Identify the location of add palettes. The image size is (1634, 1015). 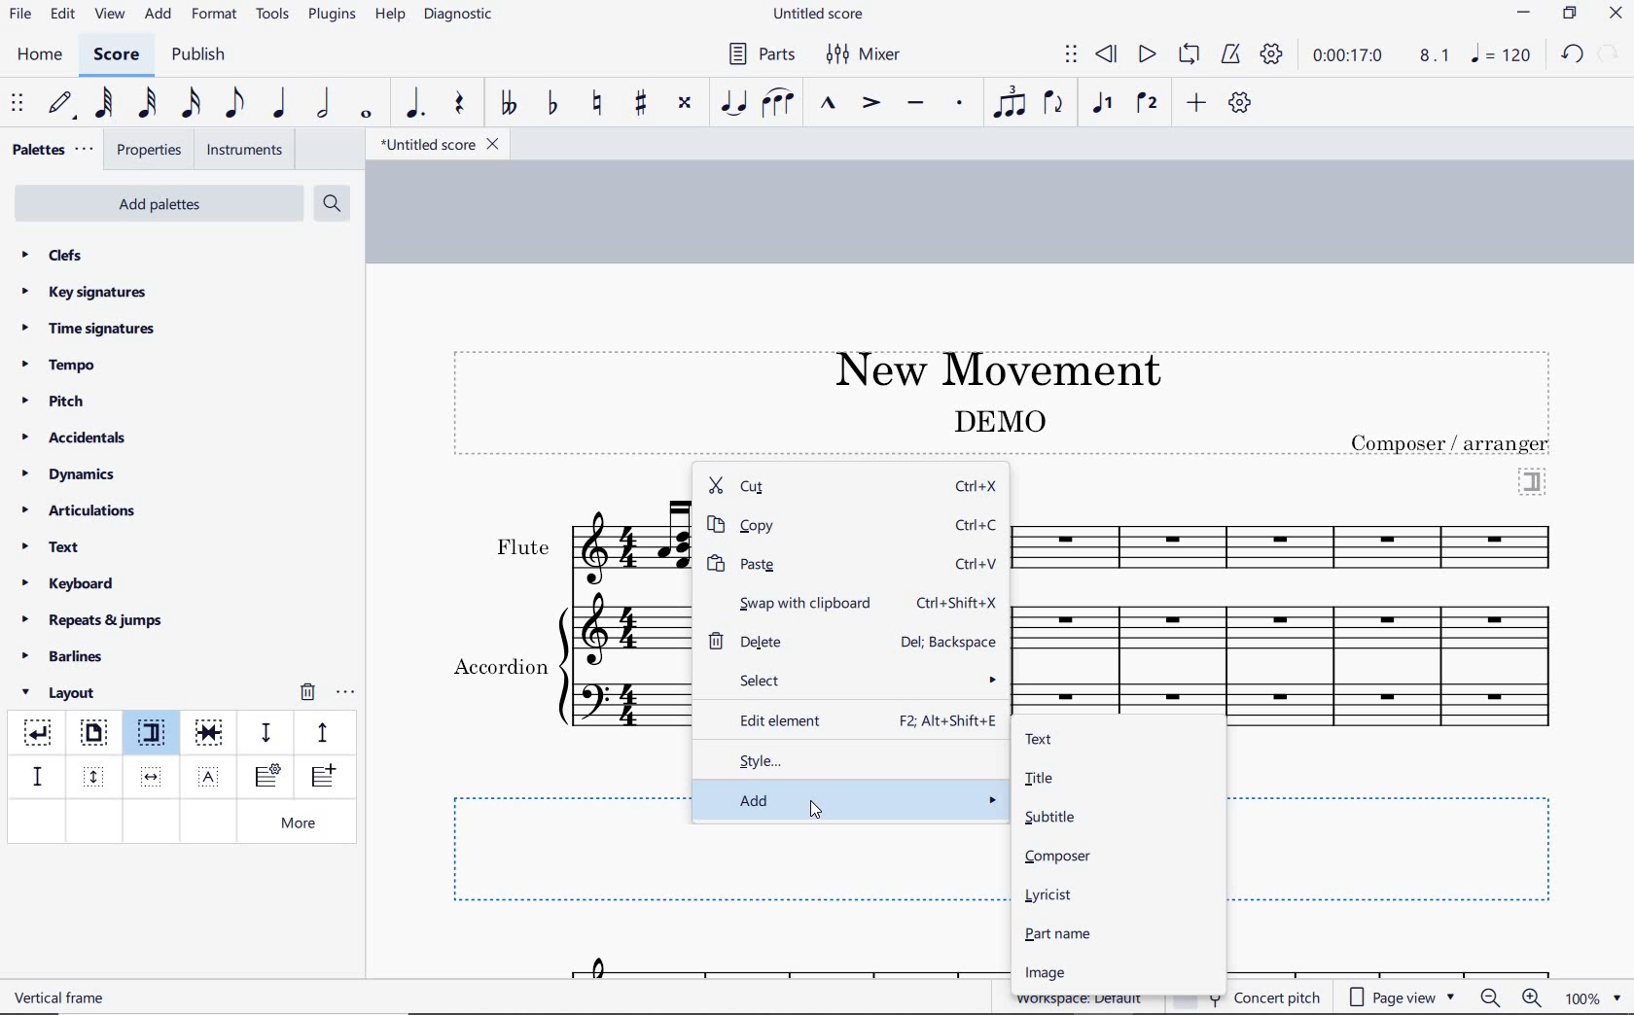
(161, 207).